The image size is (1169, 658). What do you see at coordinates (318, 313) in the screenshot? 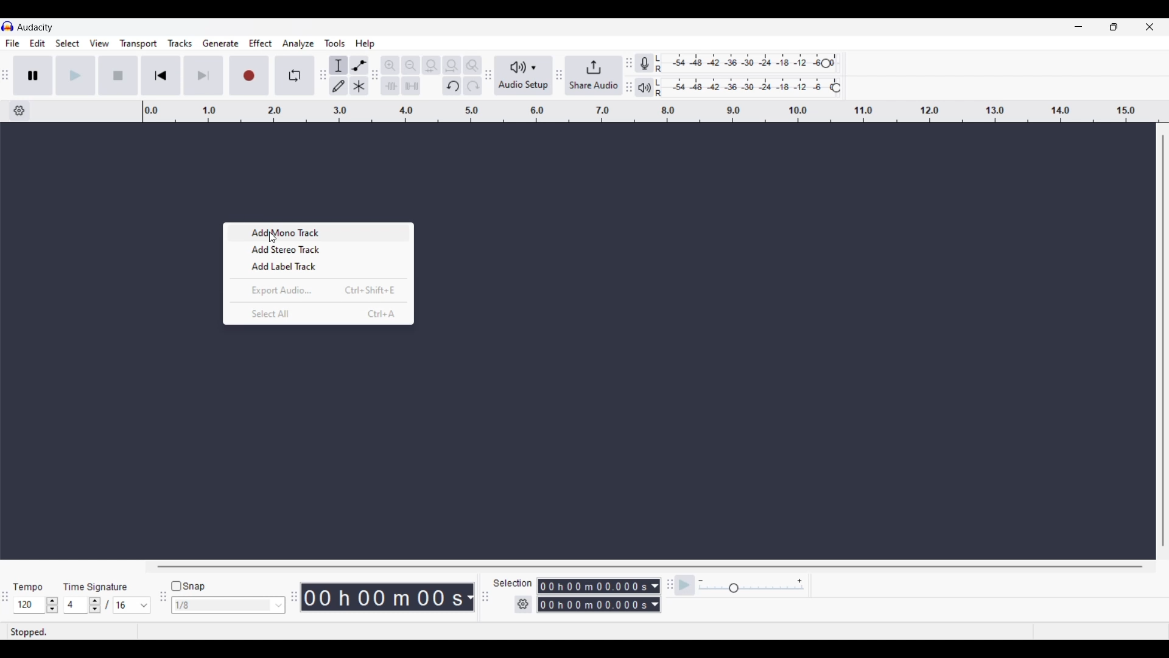
I see `Select all` at bounding box center [318, 313].